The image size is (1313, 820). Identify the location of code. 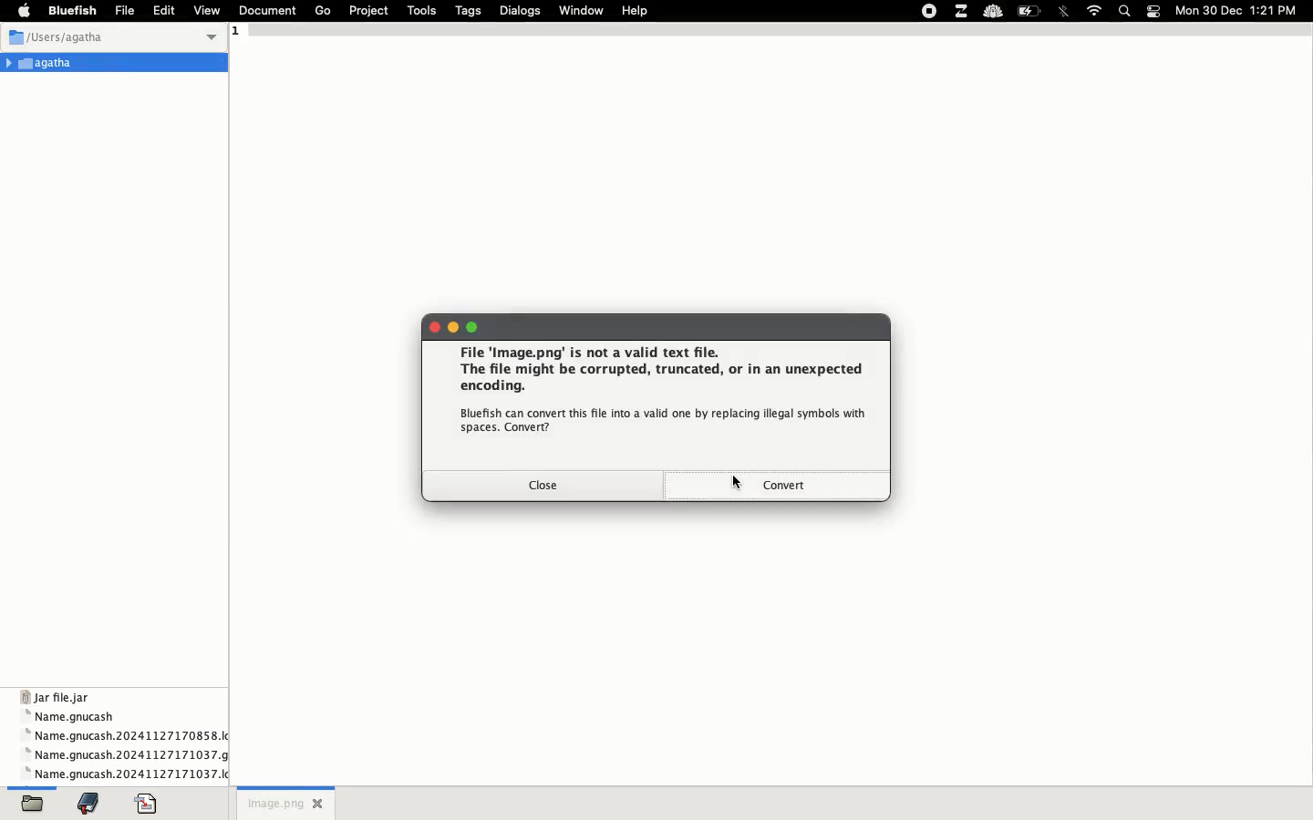
(147, 804).